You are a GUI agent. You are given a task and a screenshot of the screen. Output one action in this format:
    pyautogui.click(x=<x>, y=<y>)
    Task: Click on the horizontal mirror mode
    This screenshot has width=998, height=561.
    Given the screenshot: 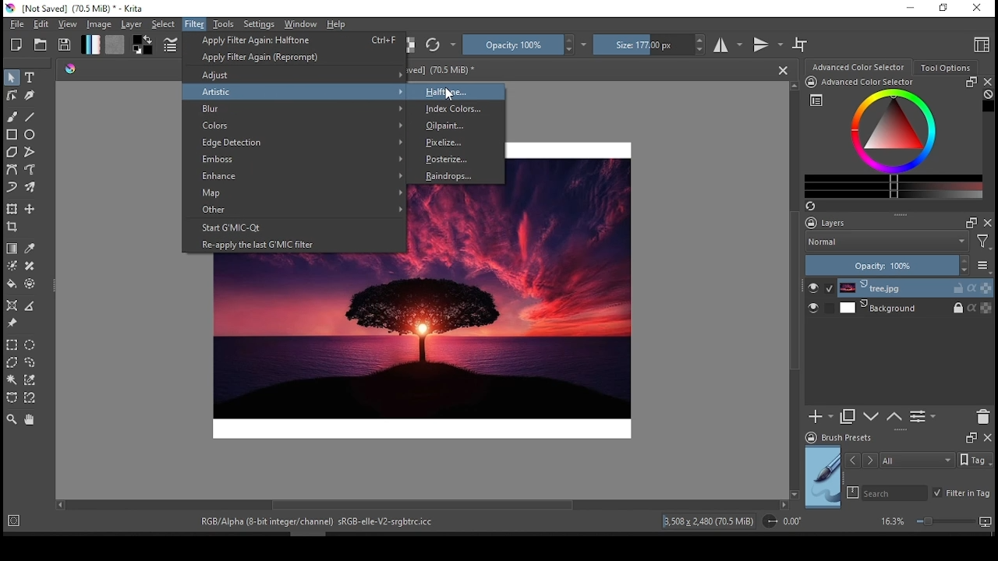 What is the action you would take?
    pyautogui.click(x=727, y=44)
    